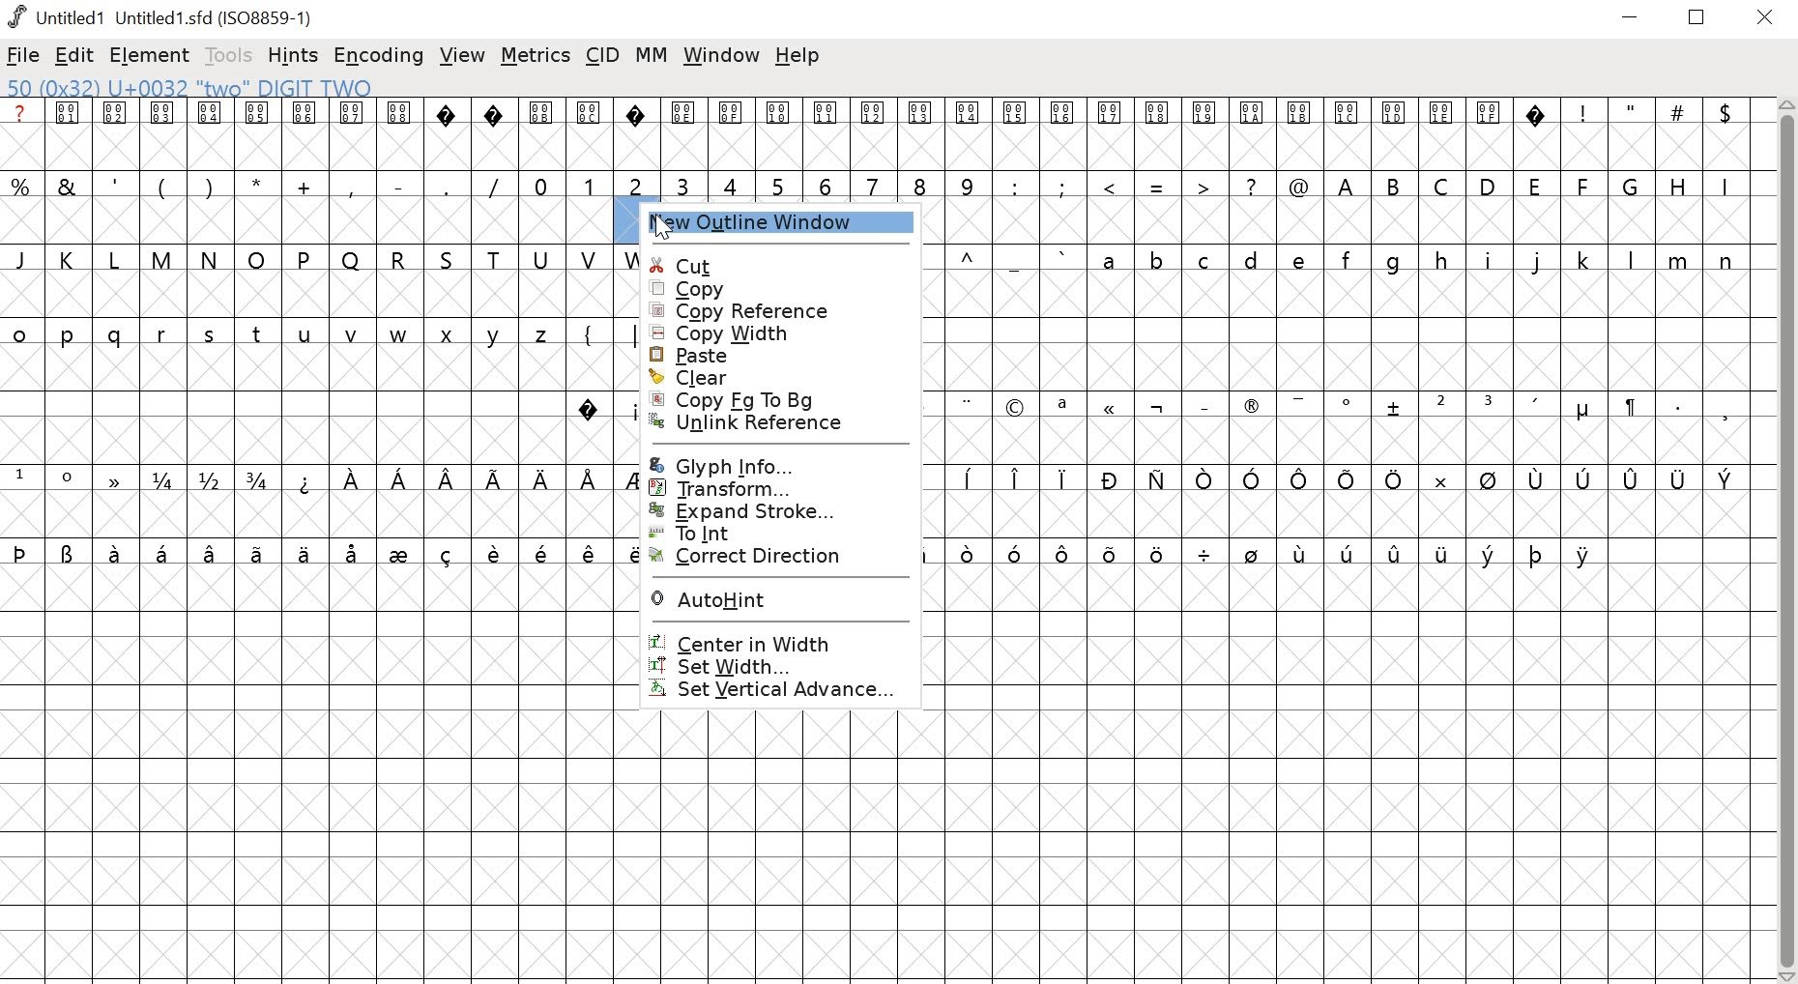  Describe the element at coordinates (1346, 406) in the screenshot. I see `glyphs` at that location.